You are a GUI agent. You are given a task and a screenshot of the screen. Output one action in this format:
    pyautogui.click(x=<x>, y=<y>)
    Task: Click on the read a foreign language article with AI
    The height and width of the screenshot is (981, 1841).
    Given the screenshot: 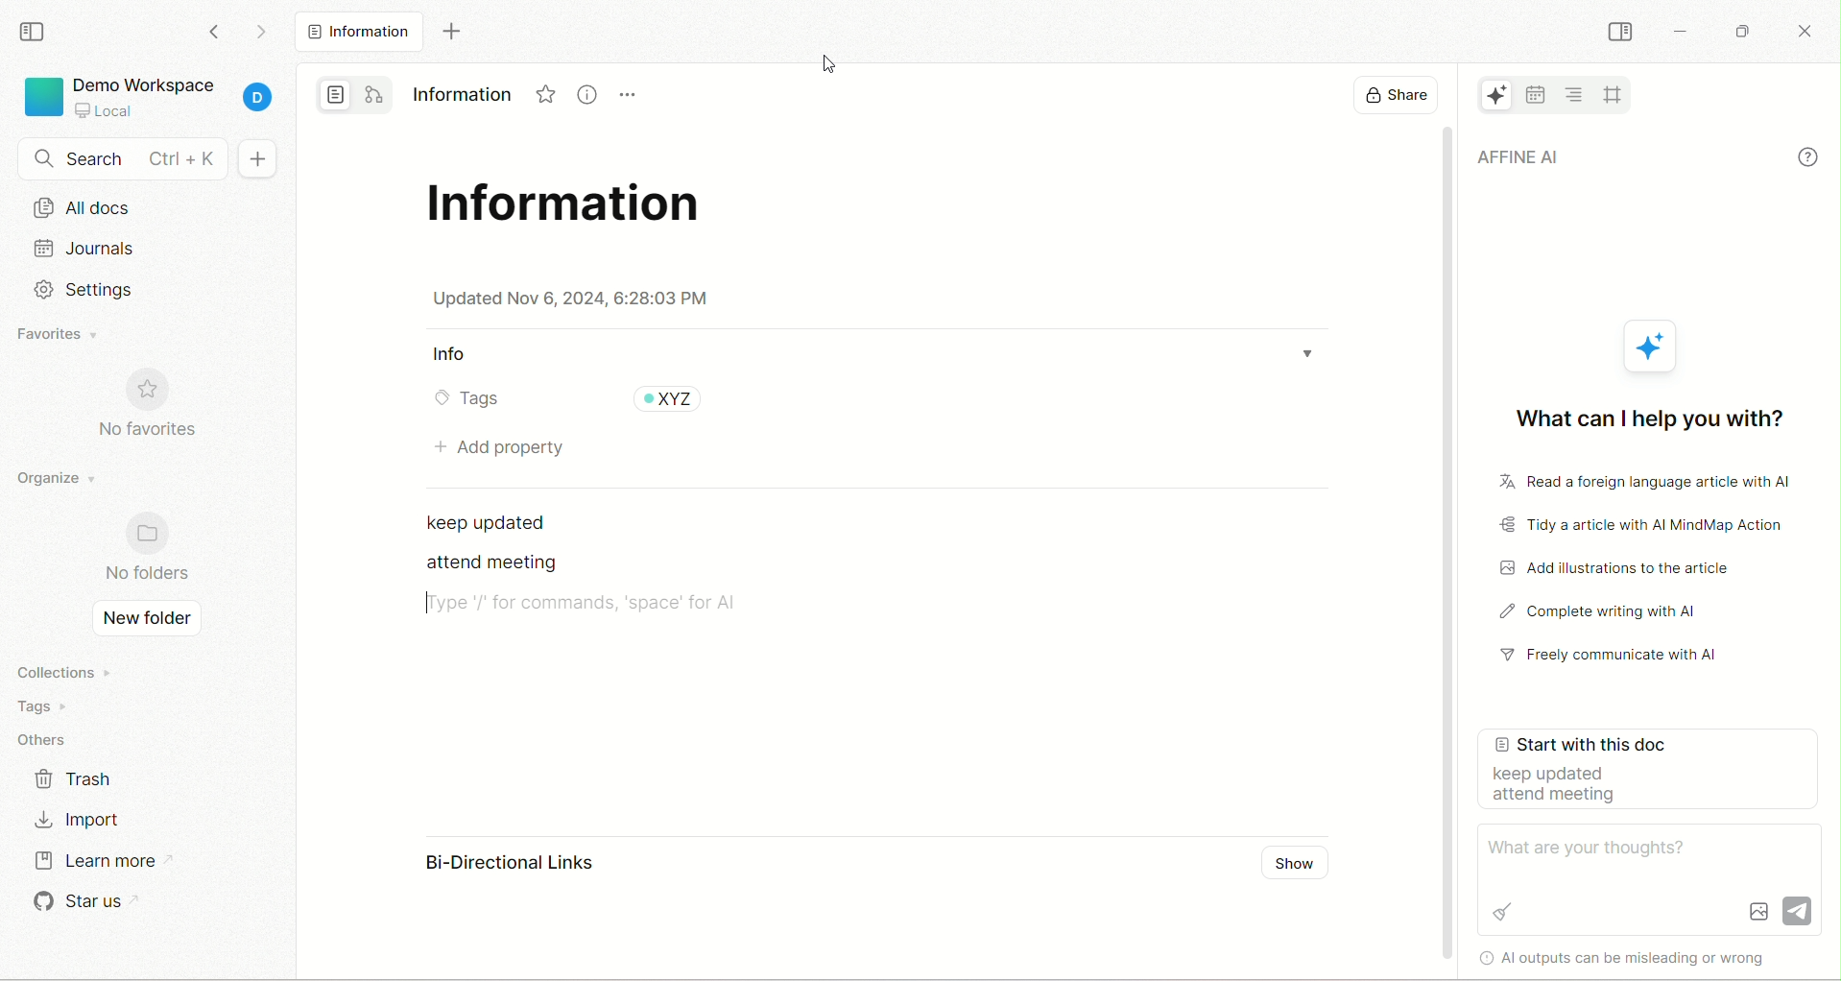 What is the action you would take?
    pyautogui.click(x=1634, y=484)
    